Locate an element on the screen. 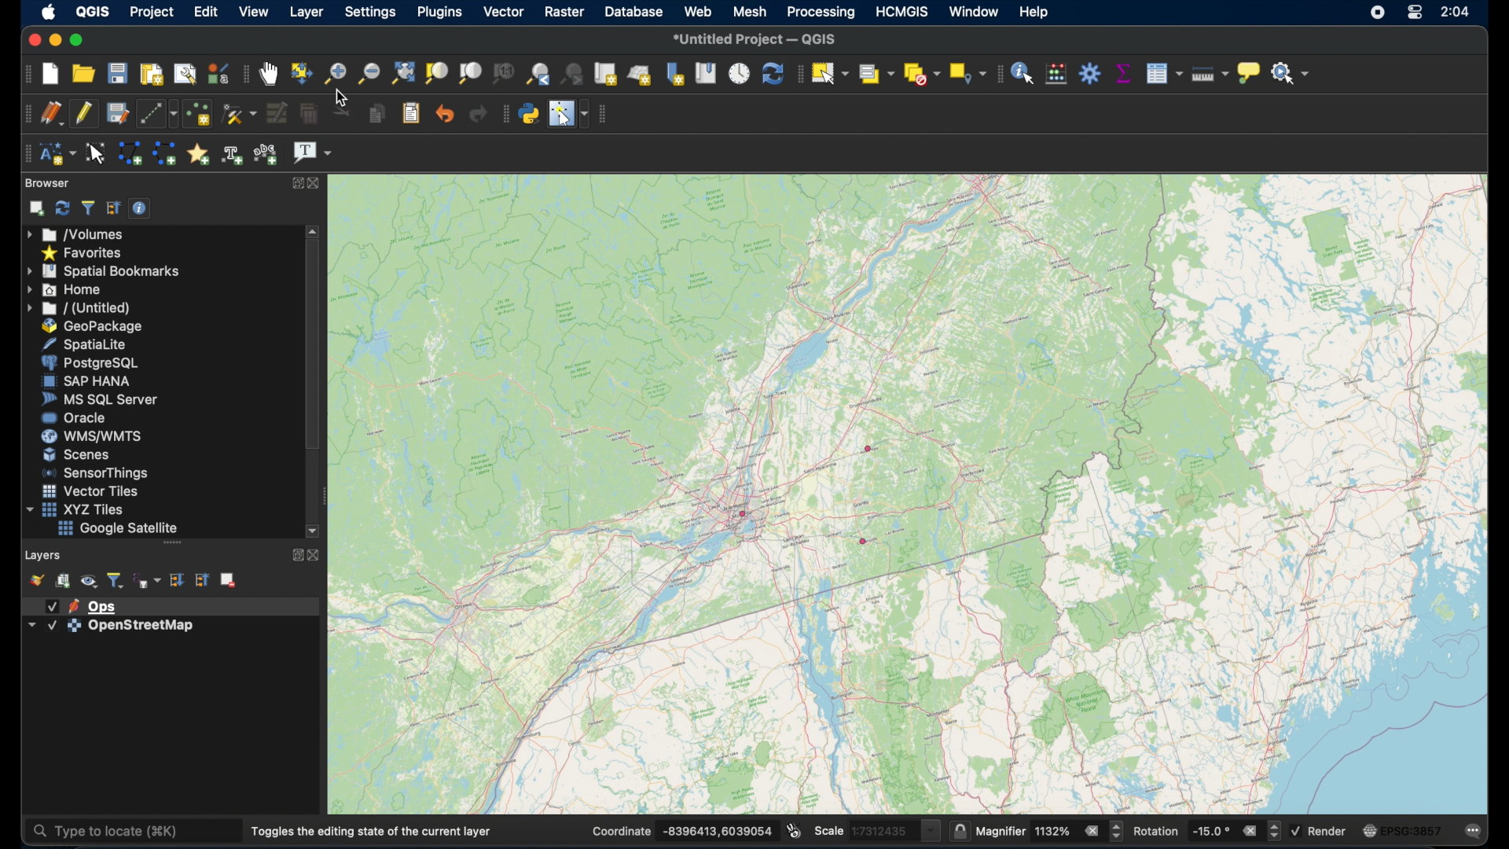  geopackage is located at coordinates (87, 326).